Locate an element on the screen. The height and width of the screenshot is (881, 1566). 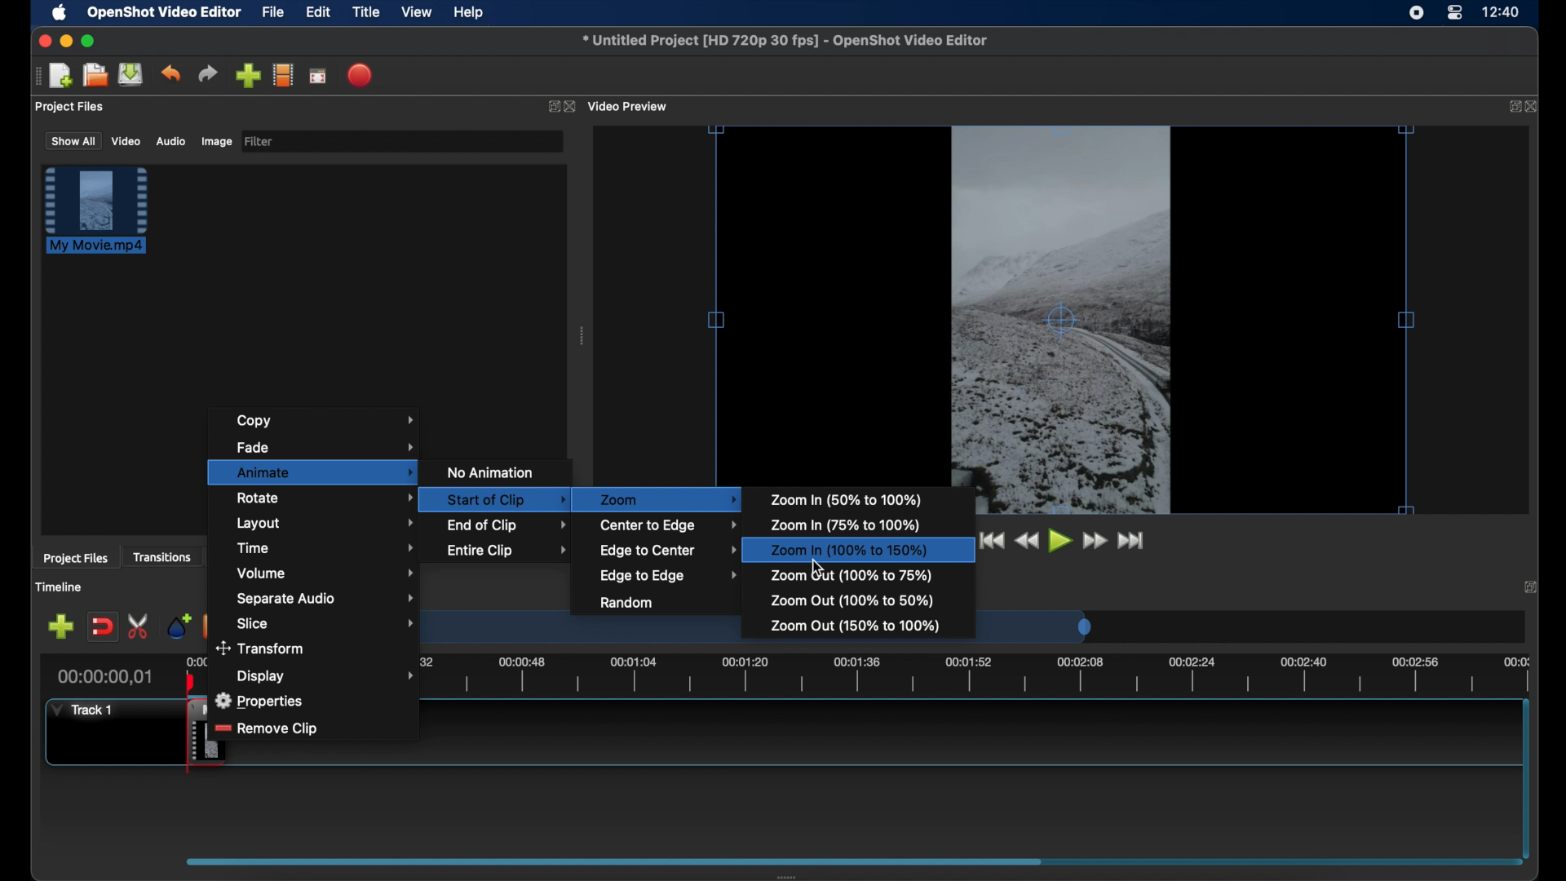
track 1 is located at coordinates (80, 710).